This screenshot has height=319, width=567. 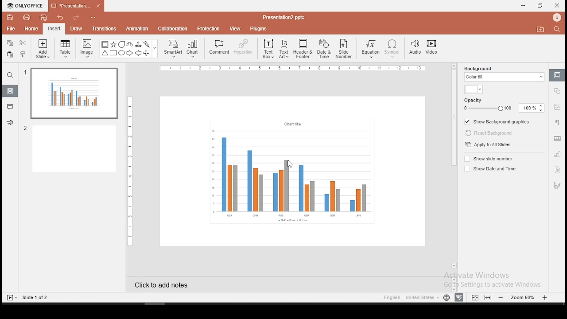 I want to click on restore, so click(x=540, y=5).